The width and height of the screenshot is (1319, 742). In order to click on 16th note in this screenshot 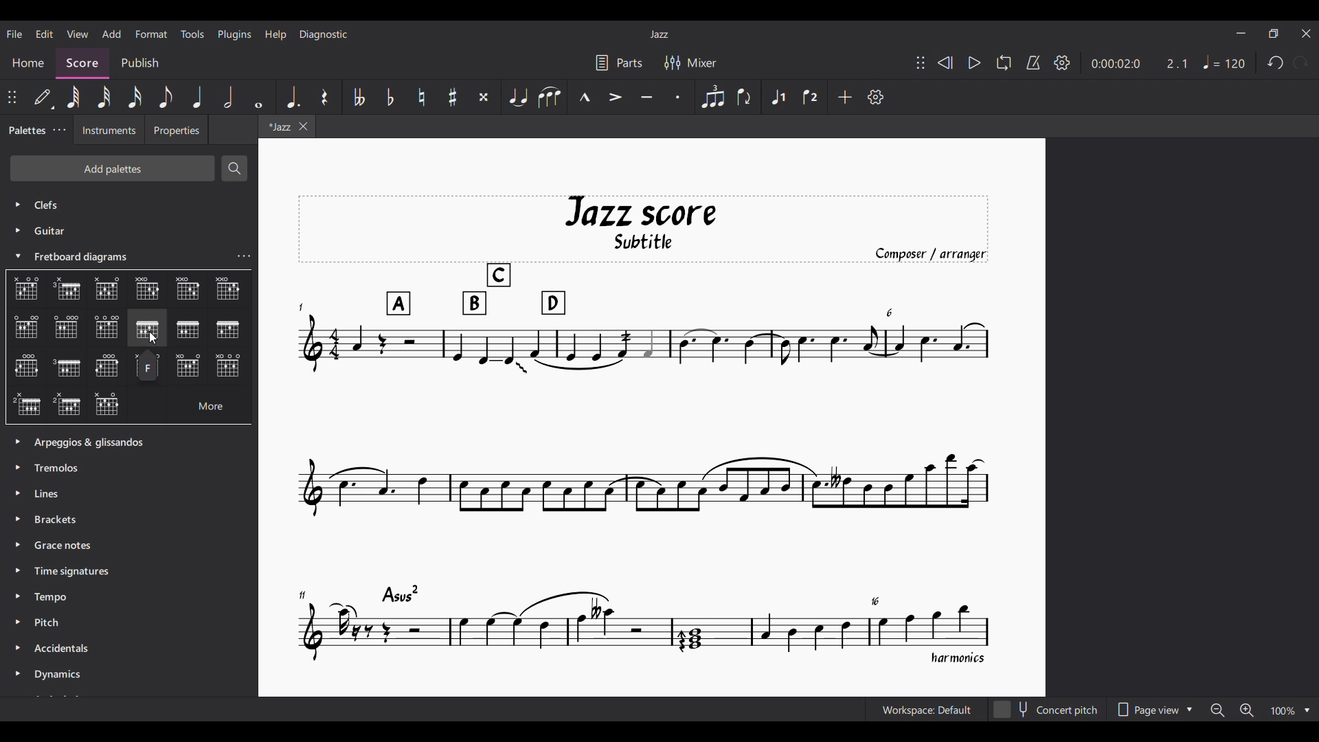, I will do `click(135, 97)`.